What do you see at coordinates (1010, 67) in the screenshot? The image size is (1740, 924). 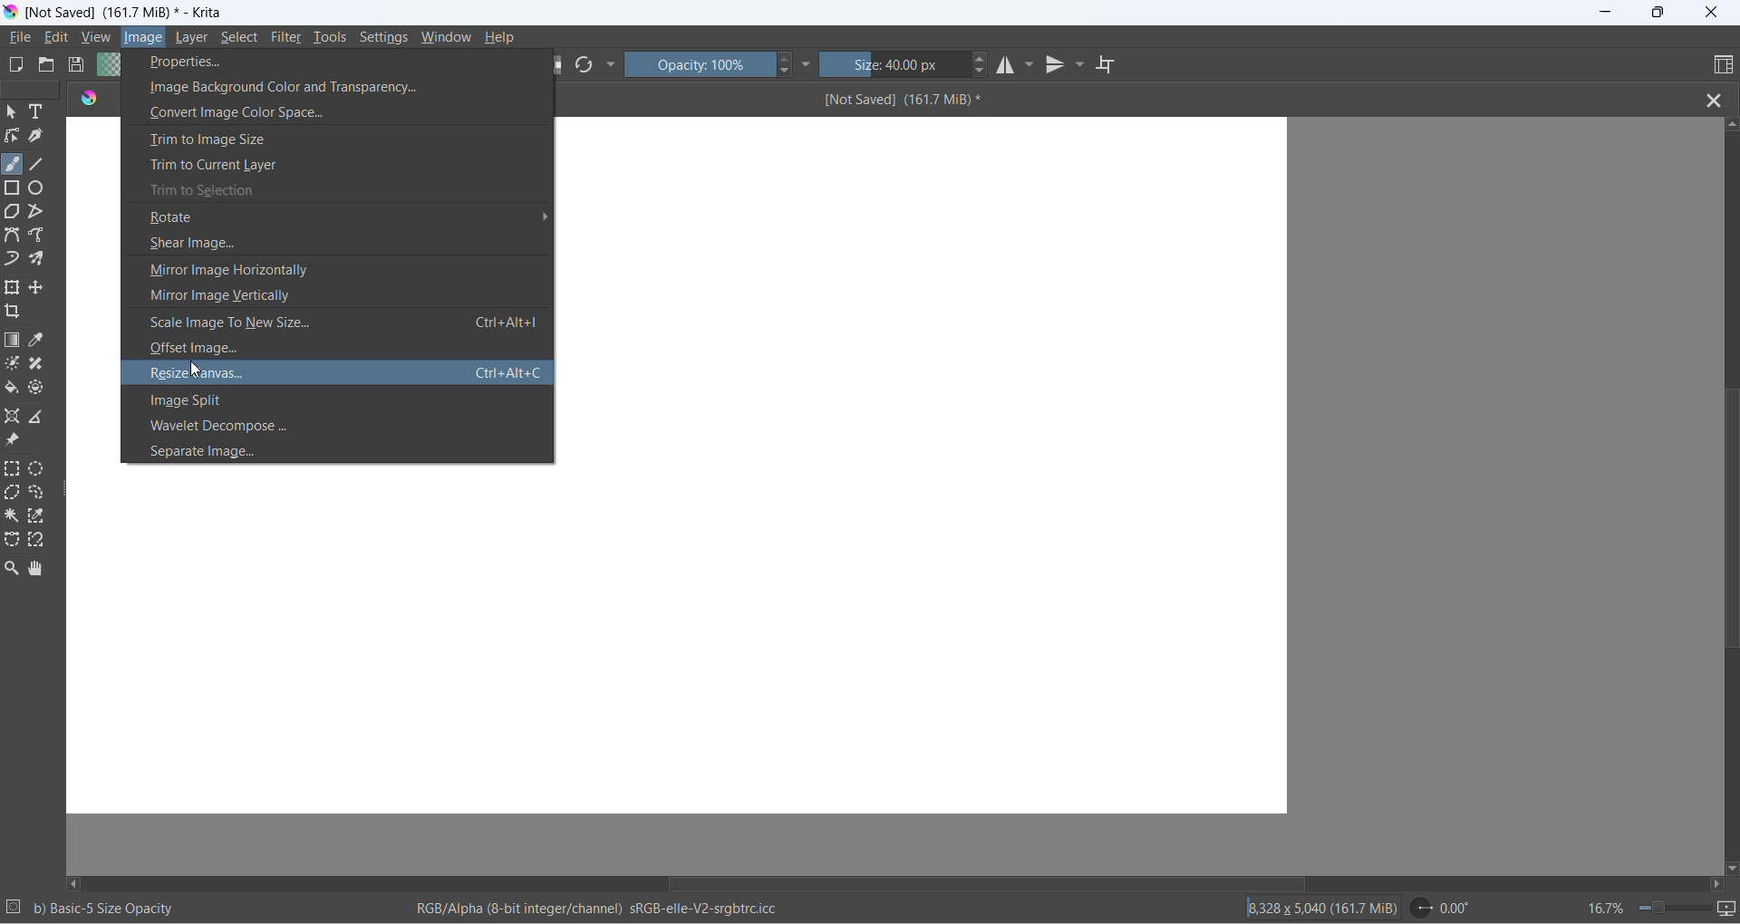 I see `horizontal mirror tool` at bounding box center [1010, 67].